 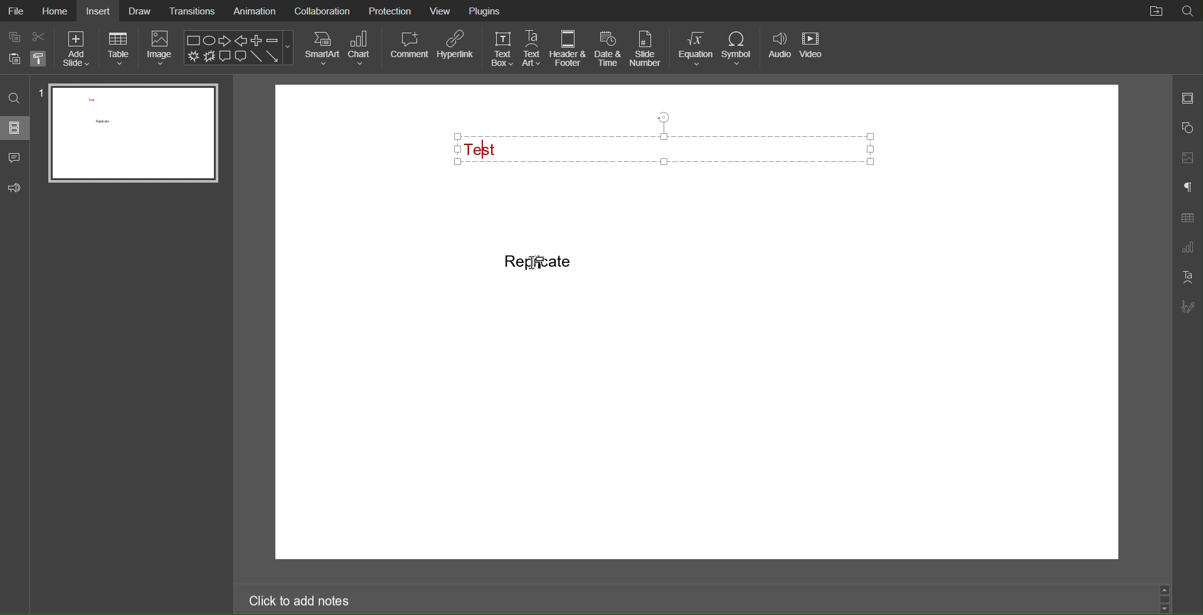 What do you see at coordinates (132, 134) in the screenshot?
I see `Slide 1` at bounding box center [132, 134].